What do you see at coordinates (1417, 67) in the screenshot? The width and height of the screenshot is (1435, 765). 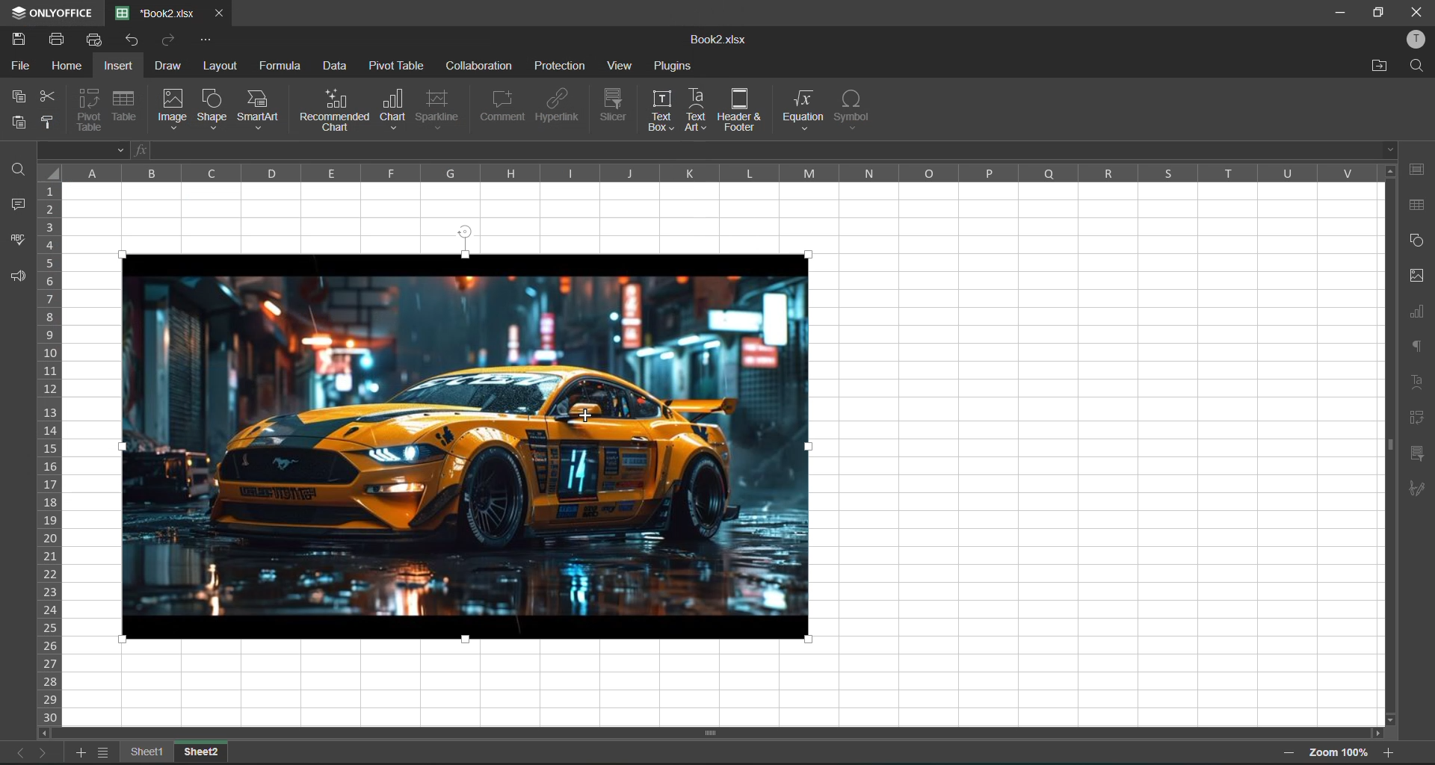 I see `find` at bounding box center [1417, 67].